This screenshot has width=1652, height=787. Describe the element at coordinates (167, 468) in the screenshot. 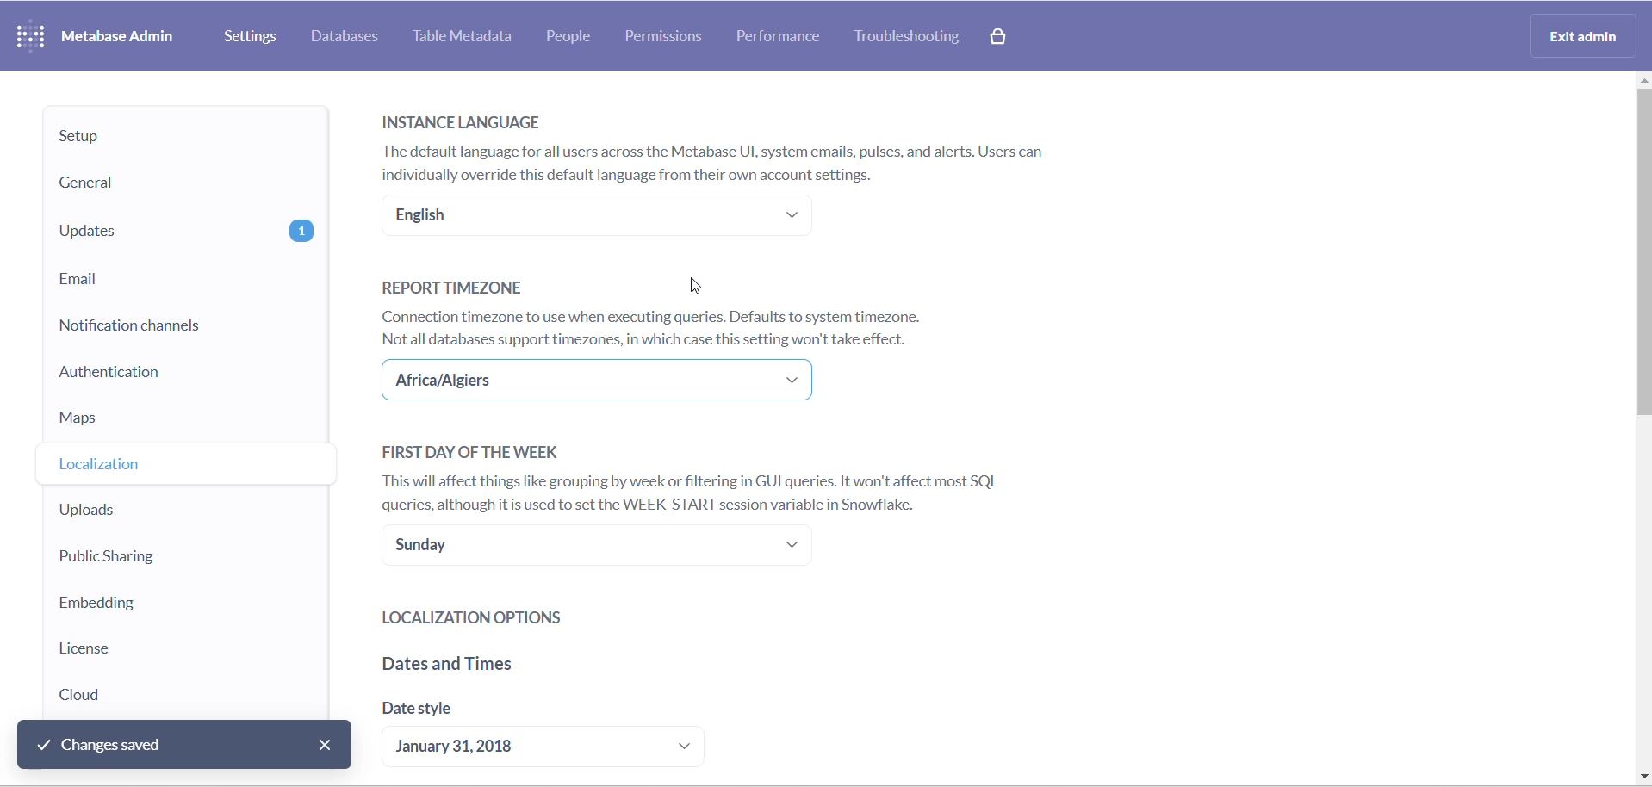

I see `localization` at that location.